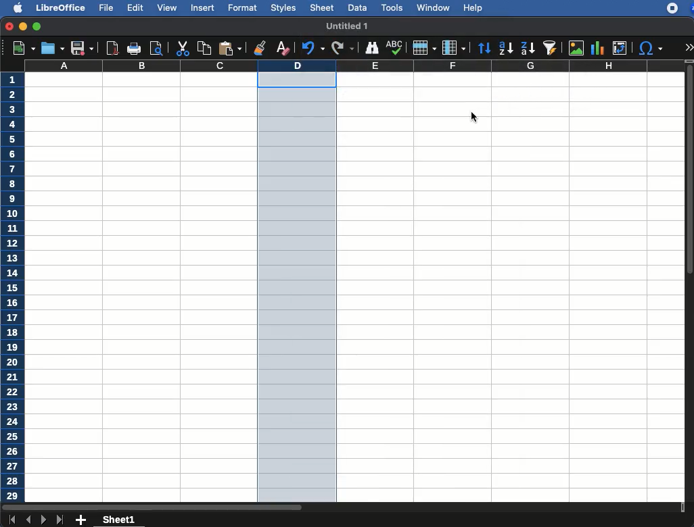 This screenshot has width=694, height=527. What do you see at coordinates (229, 49) in the screenshot?
I see `paste` at bounding box center [229, 49].